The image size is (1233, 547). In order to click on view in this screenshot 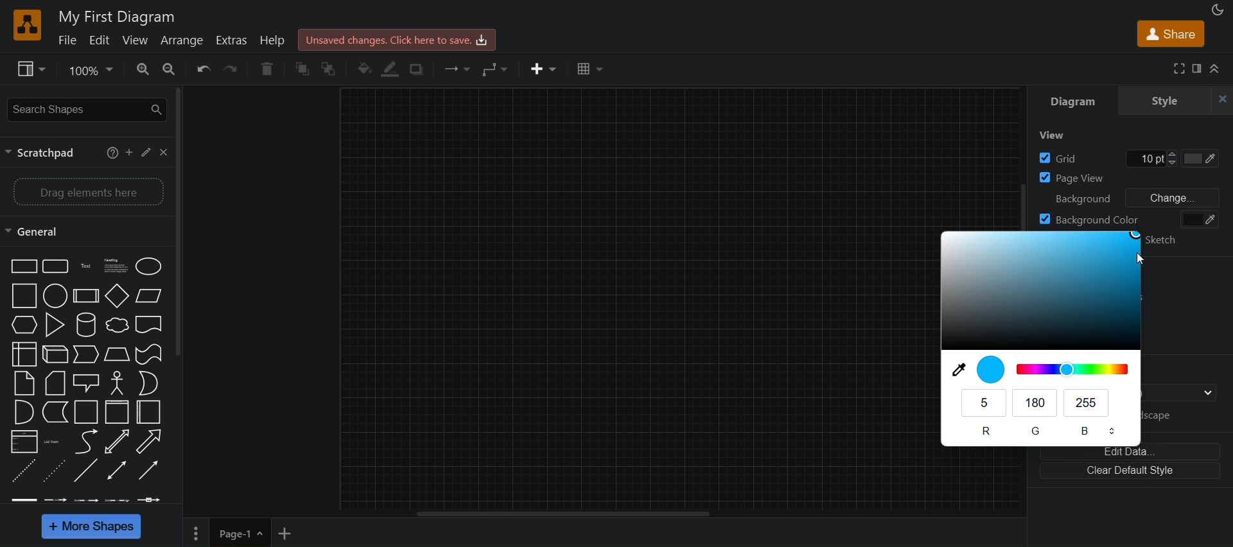, I will do `click(136, 42)`.